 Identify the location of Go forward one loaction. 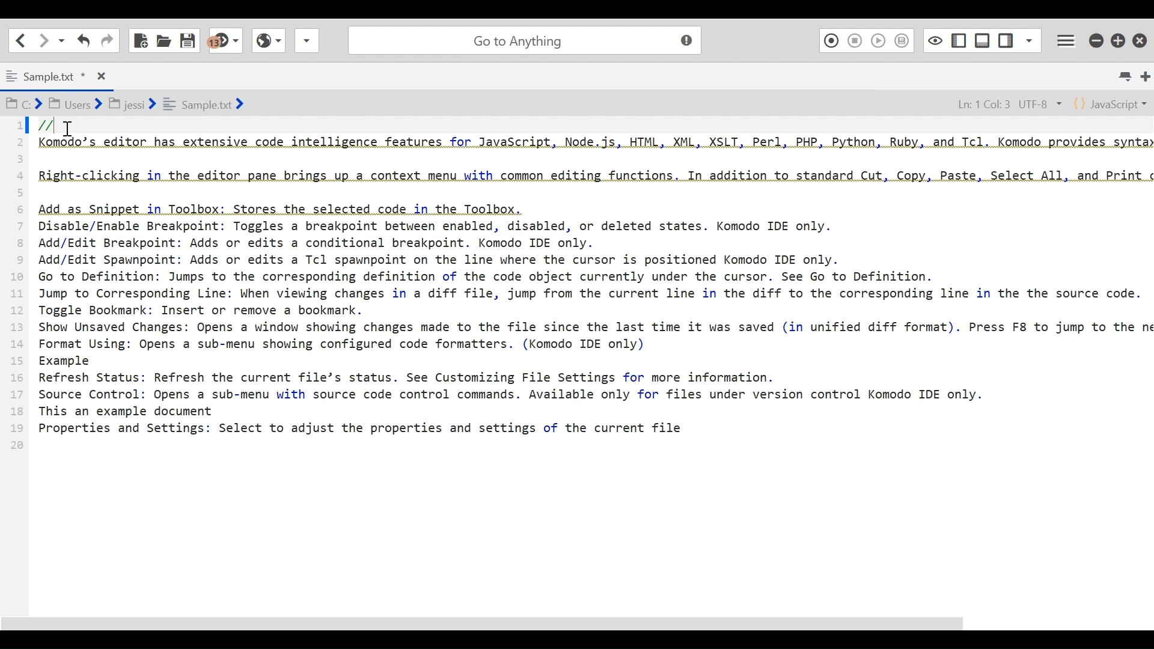
(43, 40).